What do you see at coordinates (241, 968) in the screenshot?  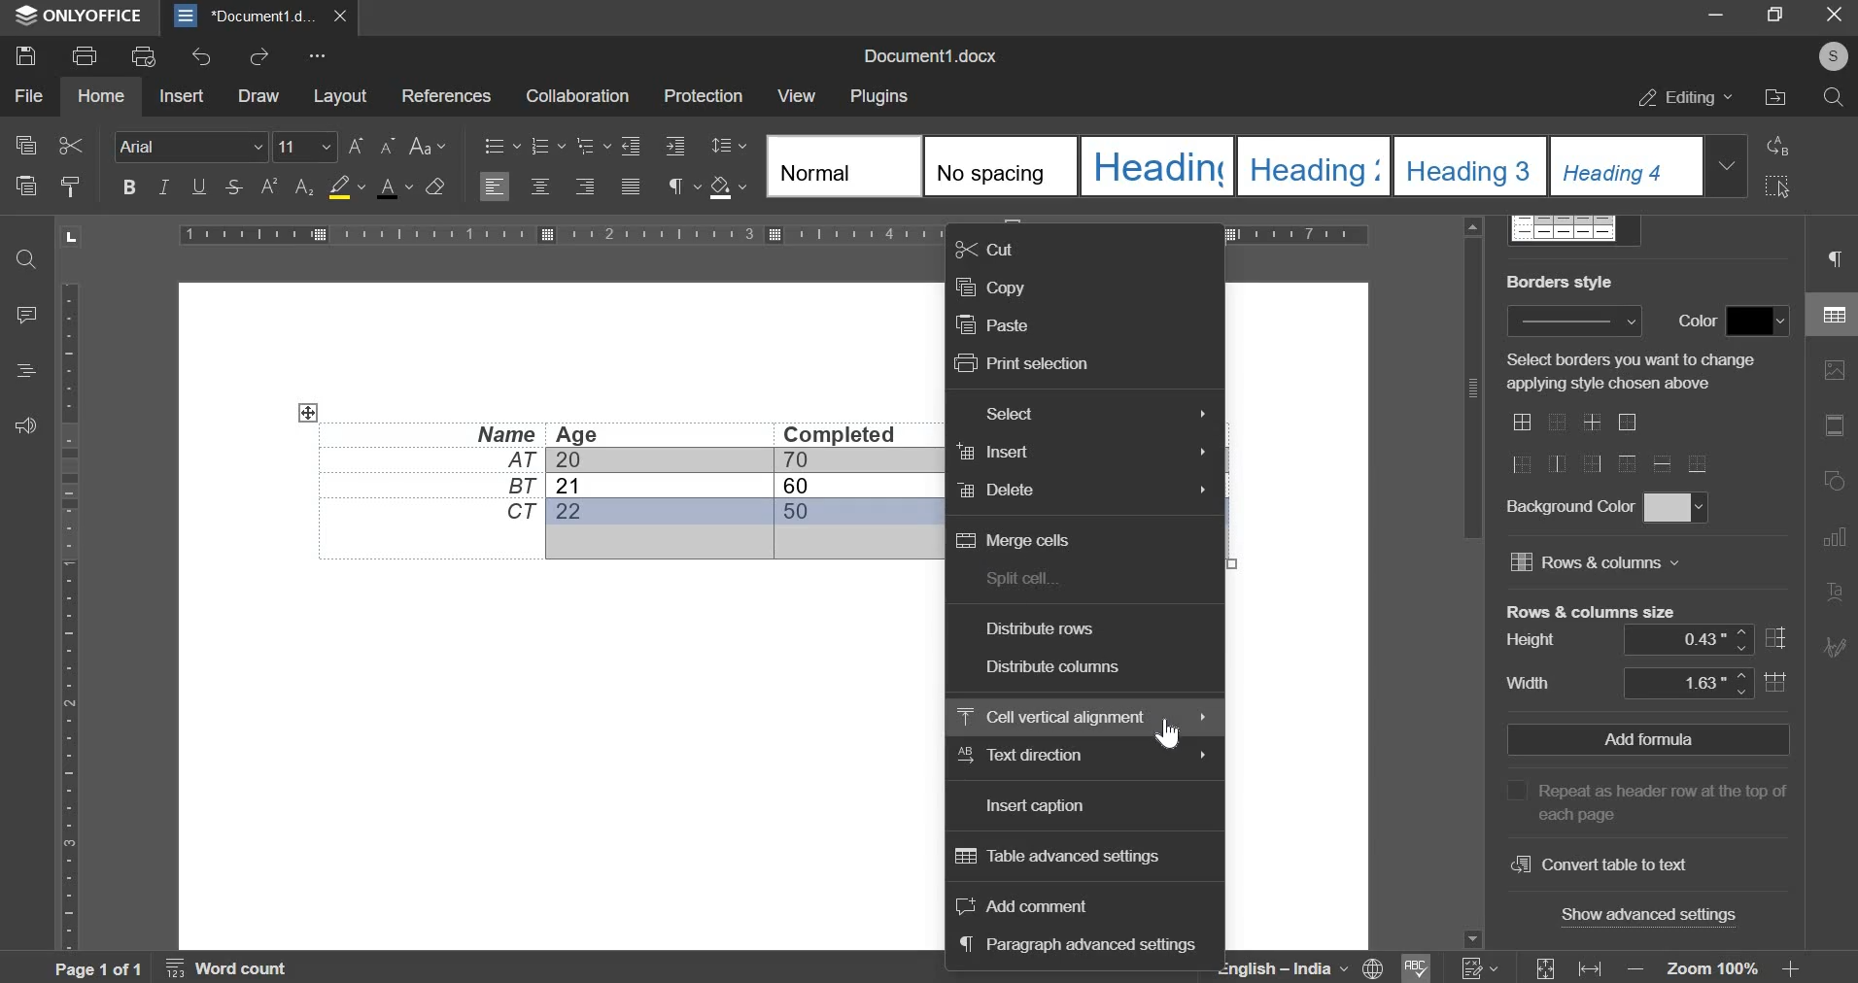 I see `‘Word count` at bounding box center [241, 968].